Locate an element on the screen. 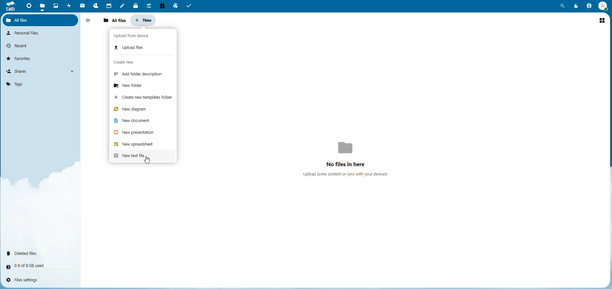 The width and height of the screenshot is (612, 289). New is located at coordinates (144, 20).